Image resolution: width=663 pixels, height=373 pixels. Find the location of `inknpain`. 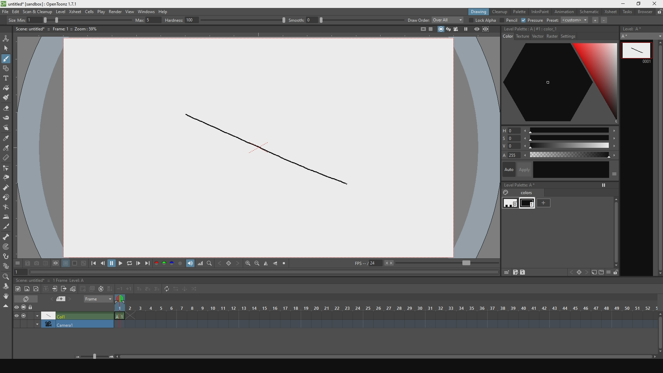

inknpain is located at coordinates (541, 12).